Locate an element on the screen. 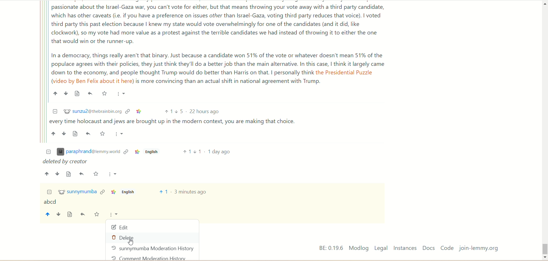  For example, Biden didn't meaningfully push back on Israel, and | doubt Trump would do anything differently. So if you are super
passionate about the Israel-Gaza war, you can't vote for either, but that means throwing your vote away with a third party candidate,
which has other caveats (i.e. if you have a preference on issues other than Israel-Gaza, voting third party reduces that voice). | voted
third party this past election because | knew my state would vote overwhelmingly for one of the candidates (and it did, like
clockwork), so my vote had more value as a protest against the terrible candidates we had instead of throwing it to either the one
that would win or the runner-up.

In a democracy, things really aren't that binary. Just because a candidate won 51% of the vote or whatever doesn't mean 51% of the
populace agrees with their policies, they just think they'll do a better job than the main alternative. In this case, | think it largely came
down to the economy, and people thought Trump would do better than Harris on that. | personally think the Presidential Puzzle
(video by Ben Felix about it here) is more convincing than an actual shift in national agreement with Trump. is located at coordinates (219, 44).